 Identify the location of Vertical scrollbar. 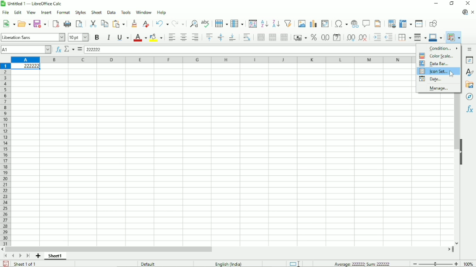
(456, 122).